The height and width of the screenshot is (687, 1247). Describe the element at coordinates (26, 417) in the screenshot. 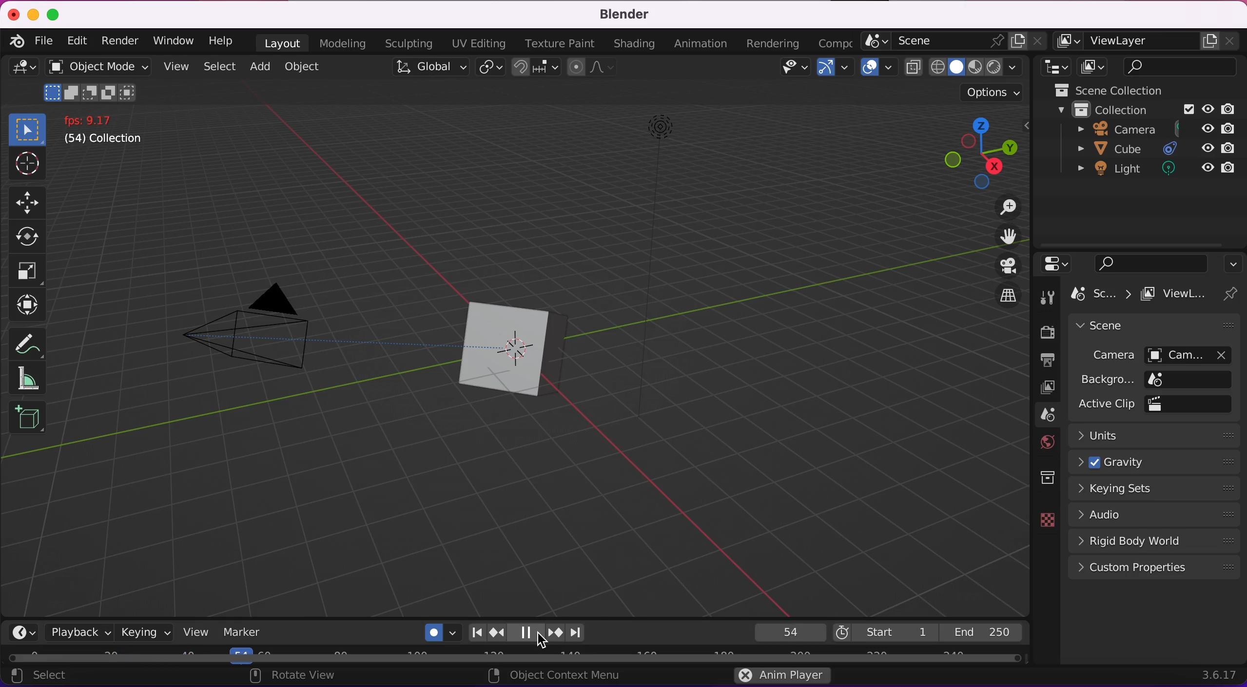

I see `add cube` at that location.